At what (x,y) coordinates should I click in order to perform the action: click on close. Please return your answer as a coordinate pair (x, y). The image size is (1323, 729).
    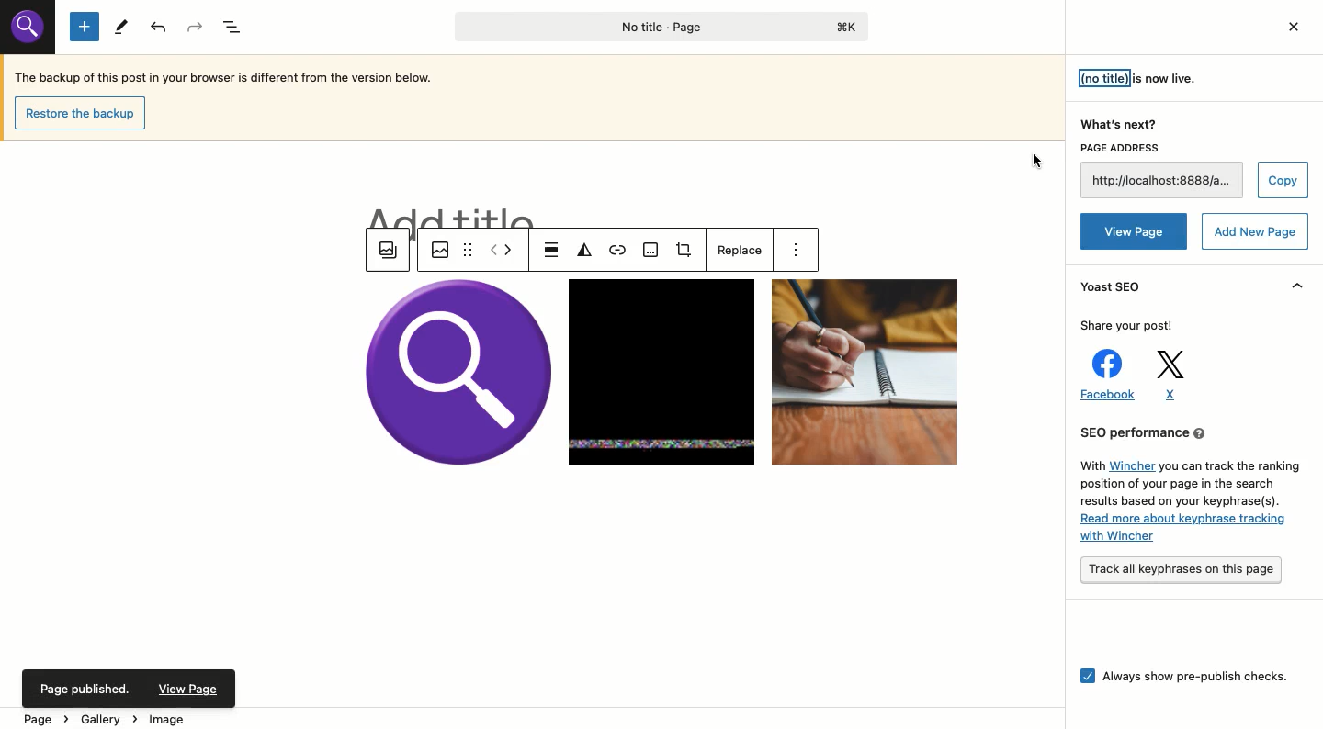
    Looking at the image, I should click on (1289, 28).